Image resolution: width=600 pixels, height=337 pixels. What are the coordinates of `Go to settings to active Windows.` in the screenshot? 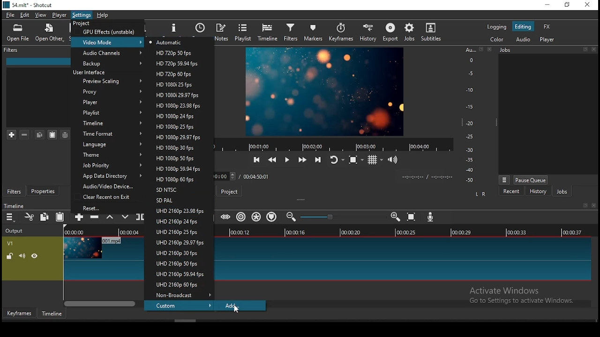 It's located at (521, 302).